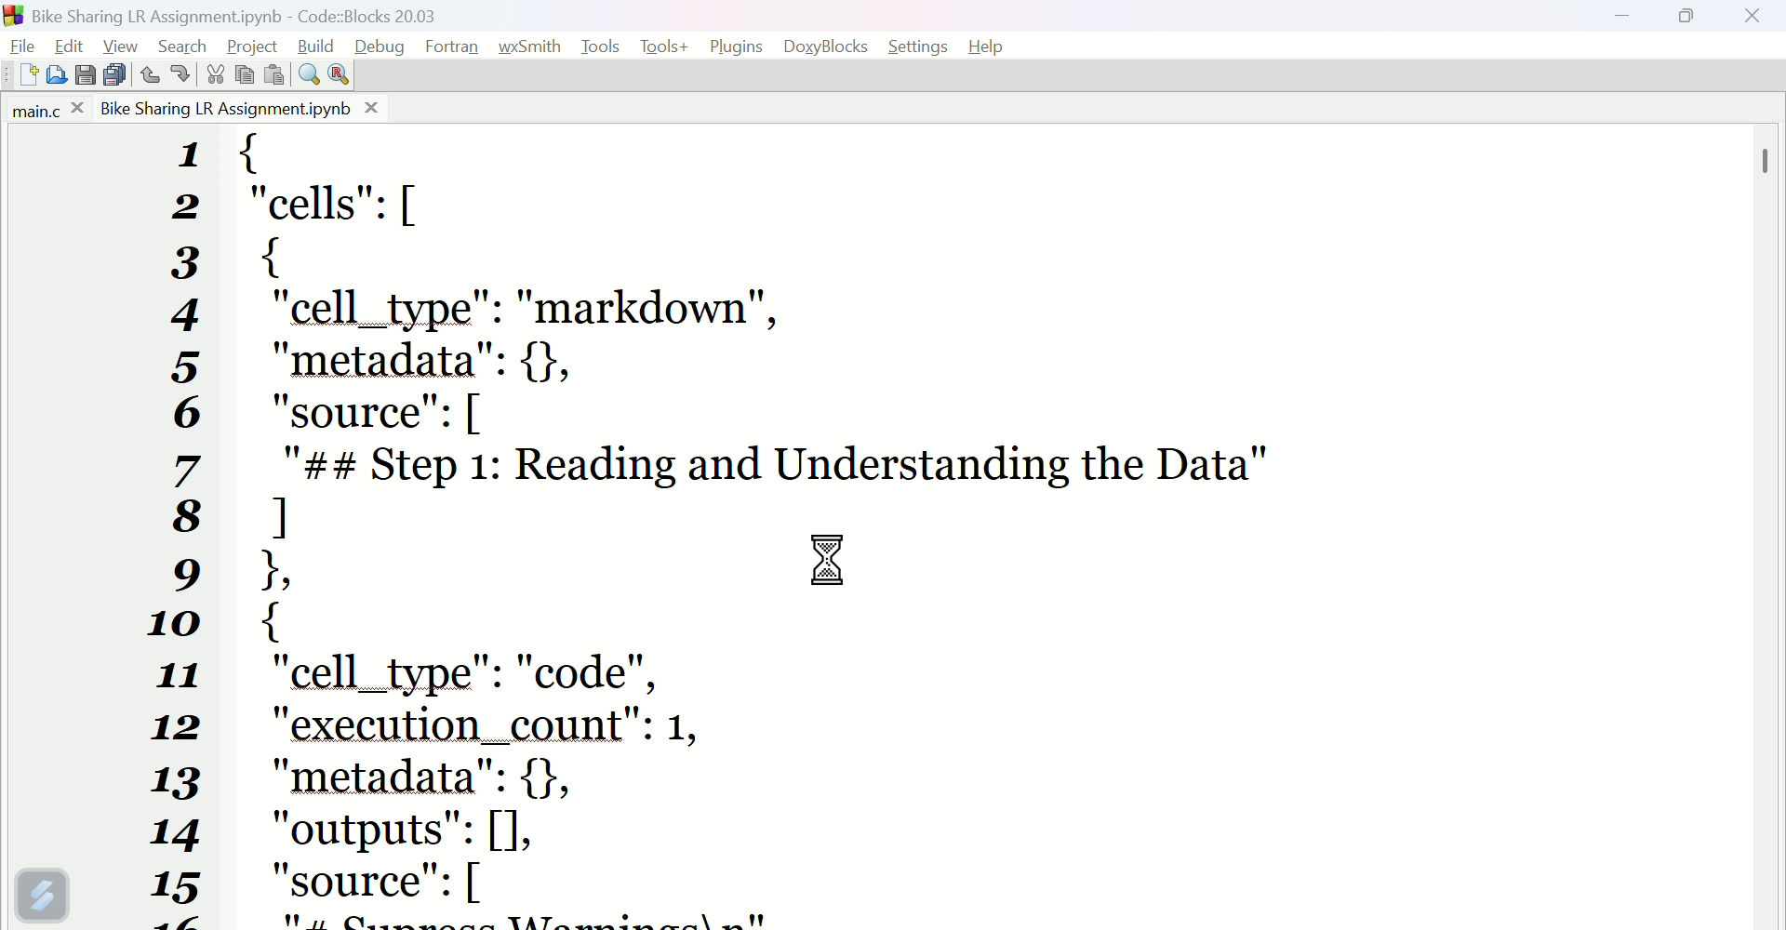  What do you see at coordinates (245, 75) in the screenshot?
I see `Copy` at bounding box center [245, 75].